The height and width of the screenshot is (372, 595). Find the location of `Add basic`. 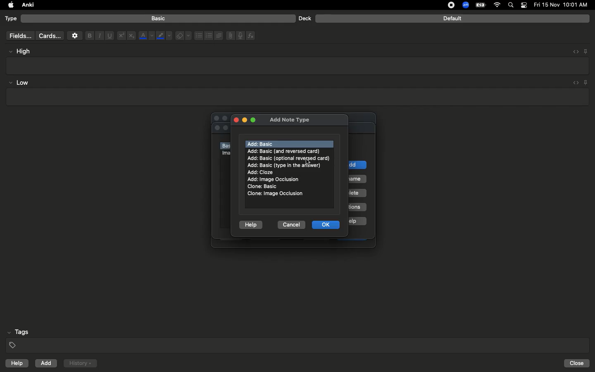

Add basic is located at coordinates (262, 144).